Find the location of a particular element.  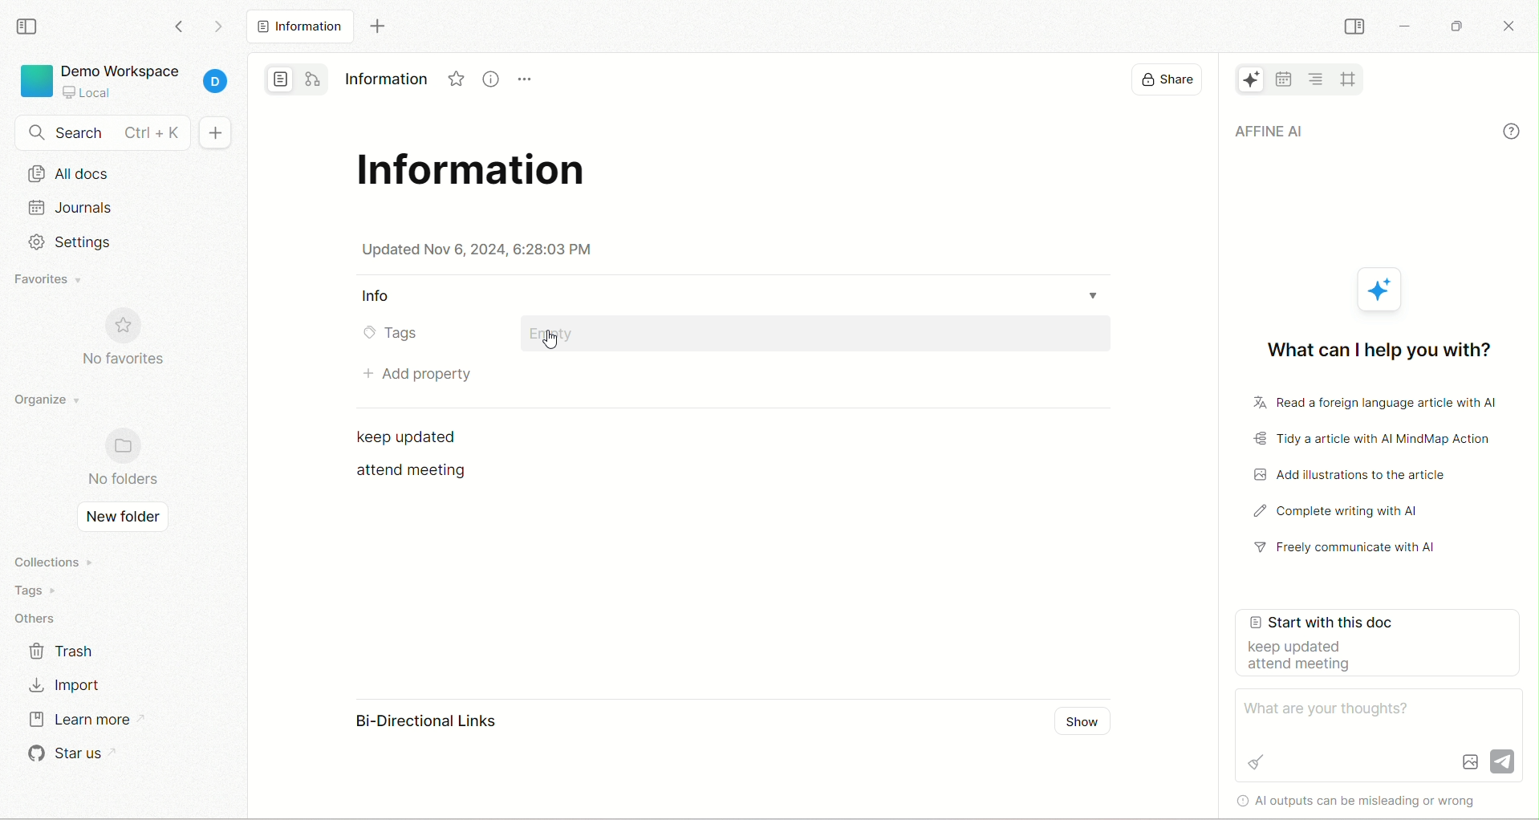

edgeless mode is located at coordinates (313, 79).